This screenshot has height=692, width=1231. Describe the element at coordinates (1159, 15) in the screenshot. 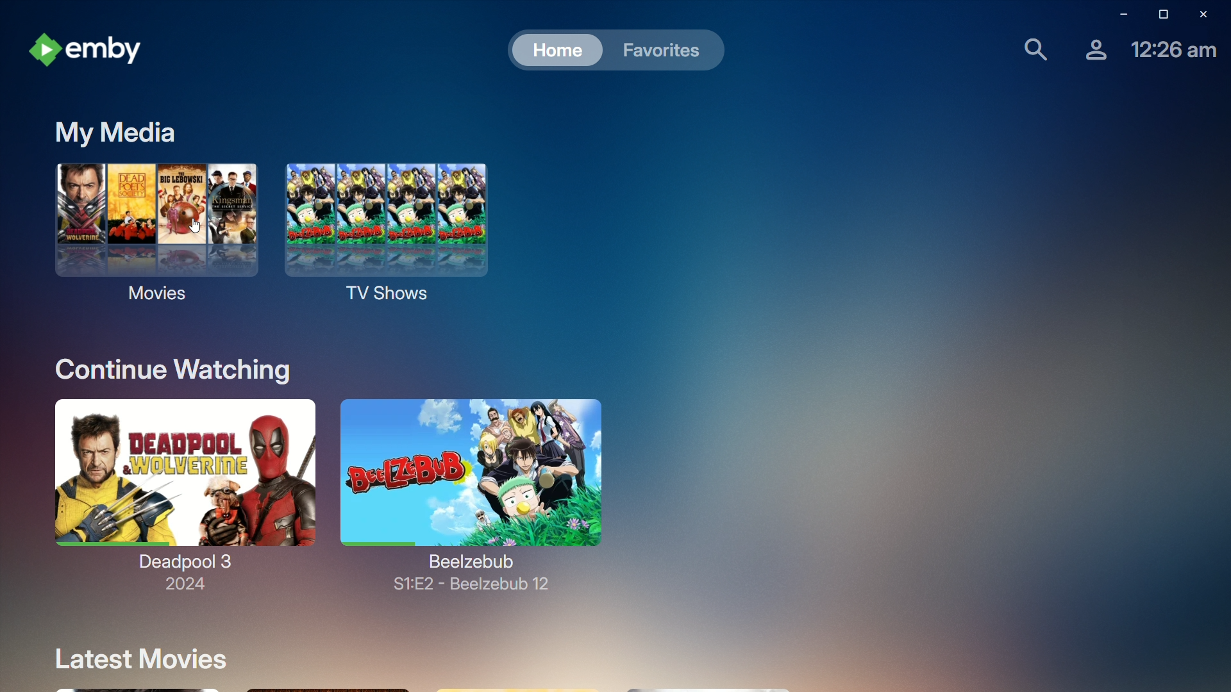

I see `Restore` at that location.